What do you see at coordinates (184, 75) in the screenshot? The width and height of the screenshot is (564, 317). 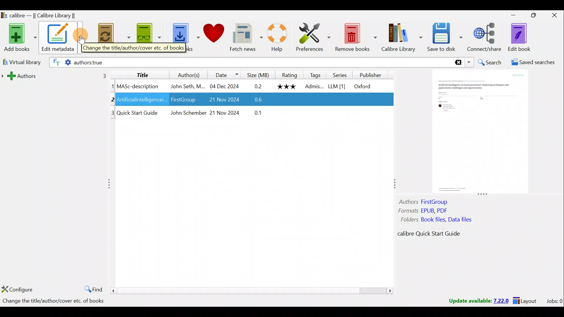 I see `Authors` at bounding box center [184, 75].